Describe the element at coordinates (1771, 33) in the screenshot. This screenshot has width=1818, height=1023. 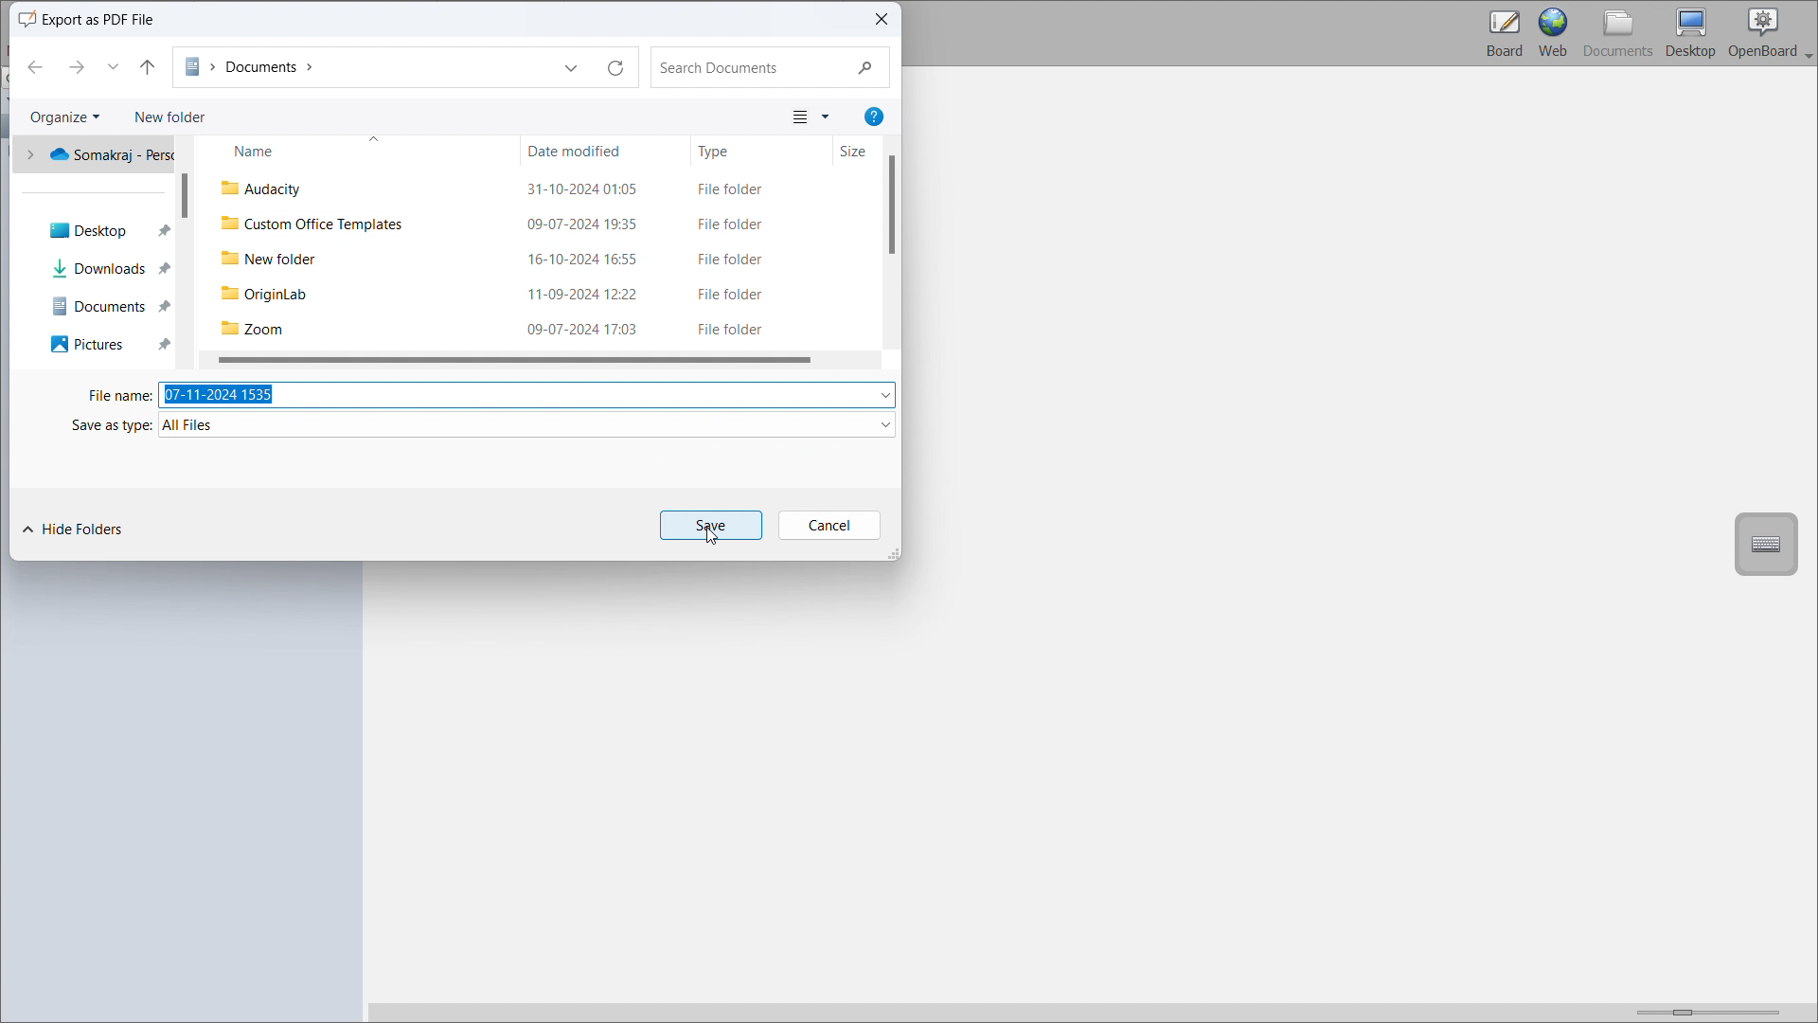
I see `openboard settings` at that location.